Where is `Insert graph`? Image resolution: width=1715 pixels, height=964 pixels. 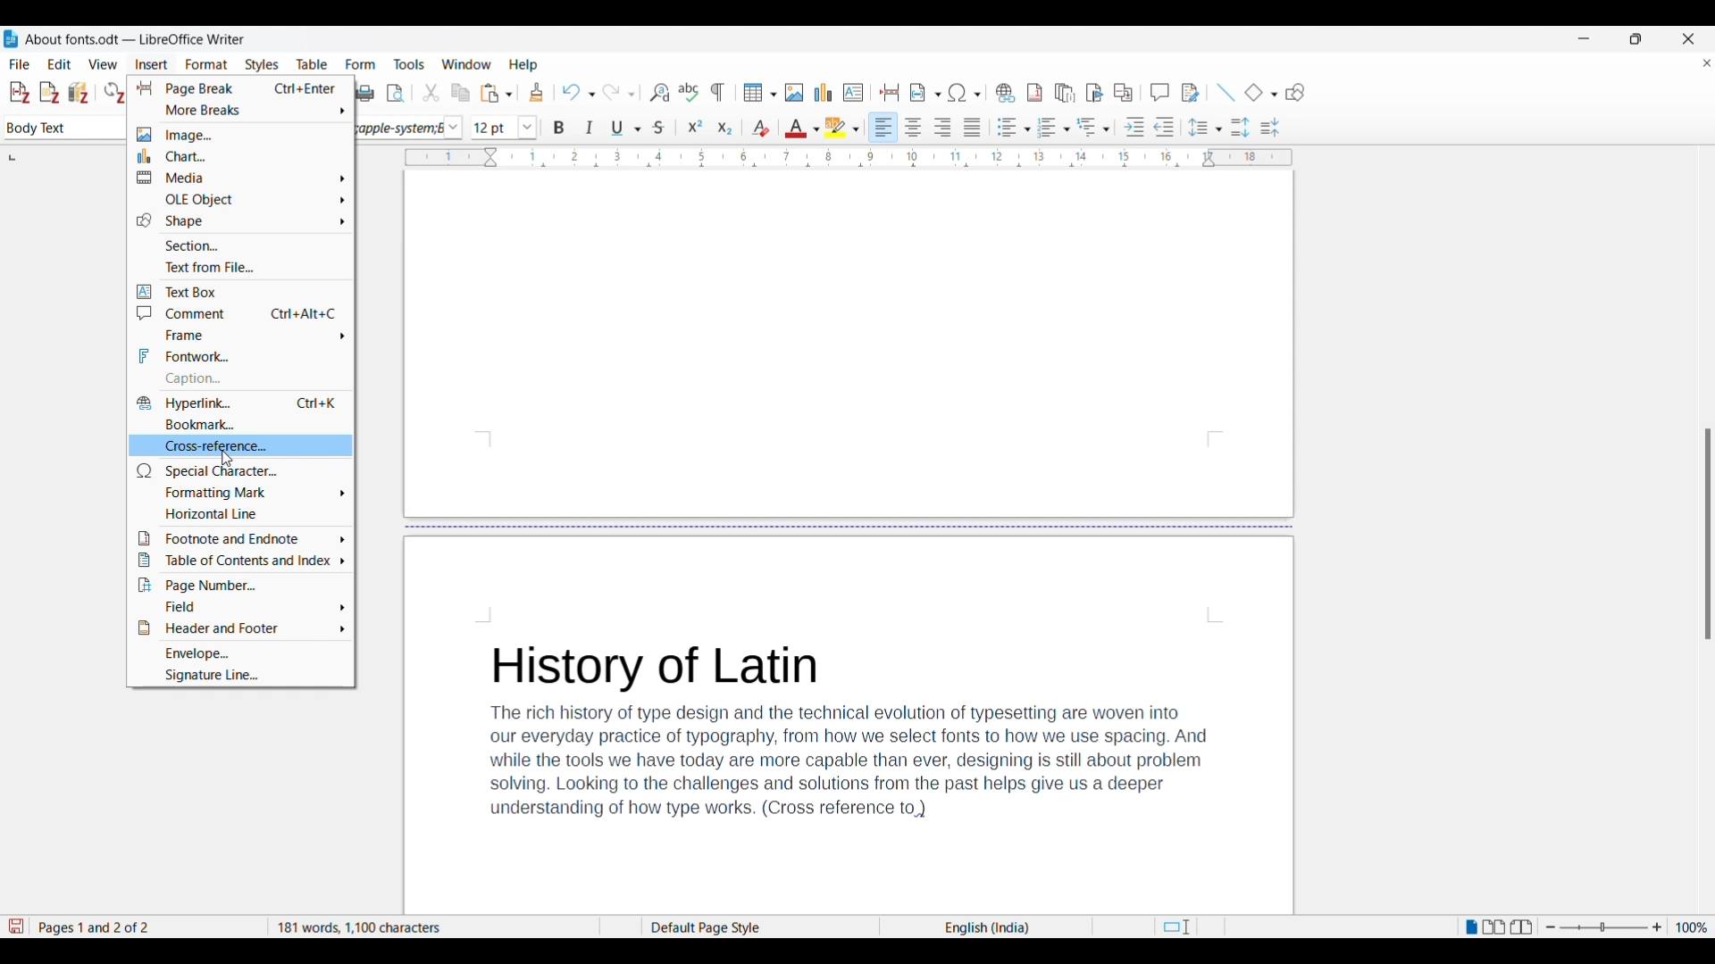
Insert graph is located at coordinates (824, 92).